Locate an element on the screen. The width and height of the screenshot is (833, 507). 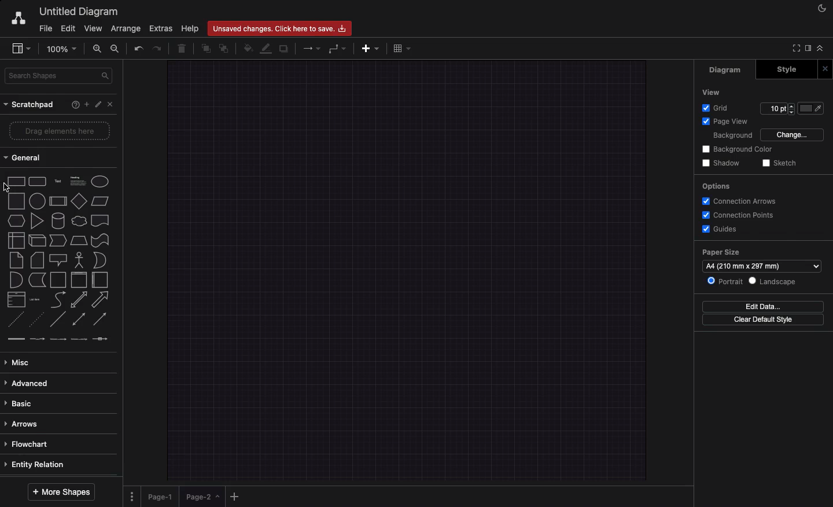
ellipse is located at coordinates (100, 179).